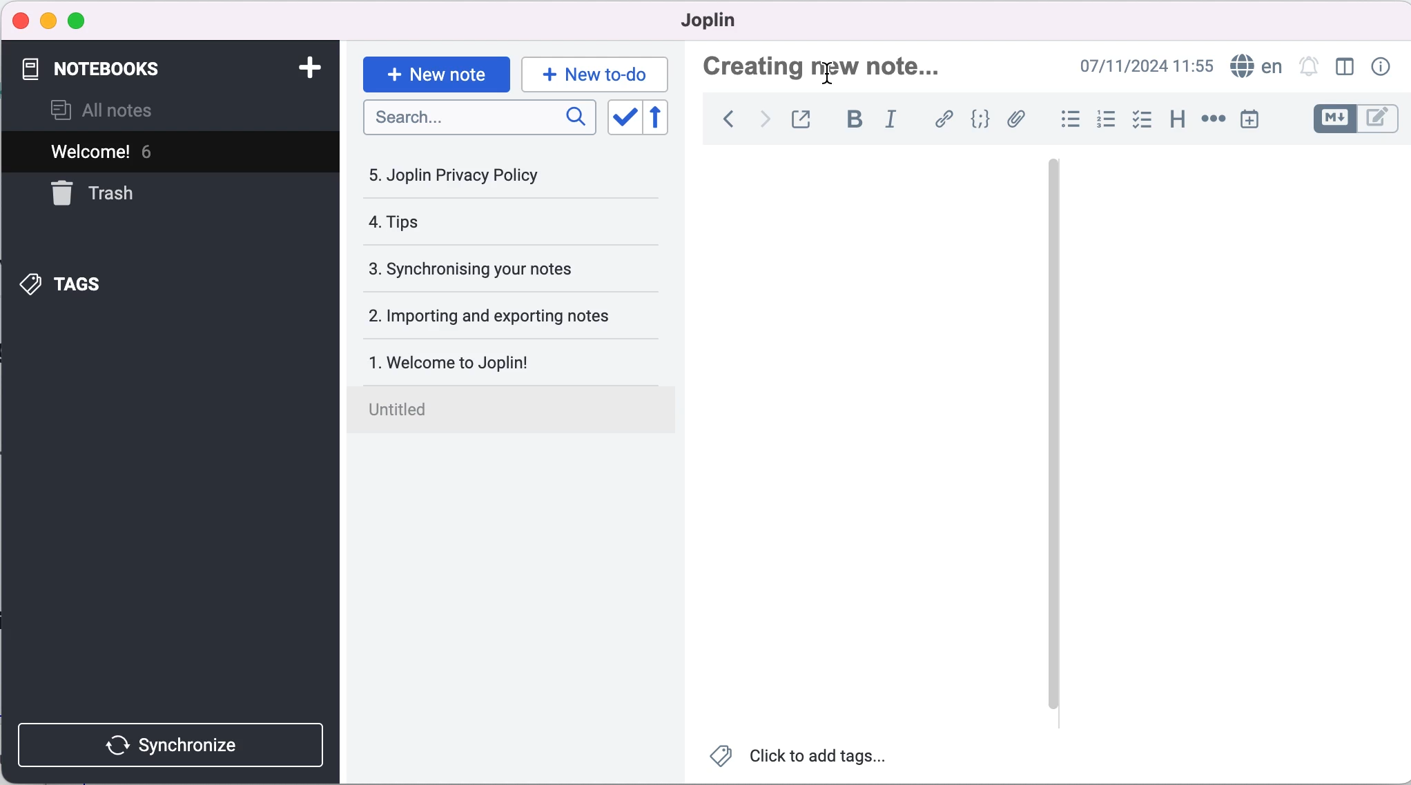  I want to click on bulleted list, so click(1064, 119).